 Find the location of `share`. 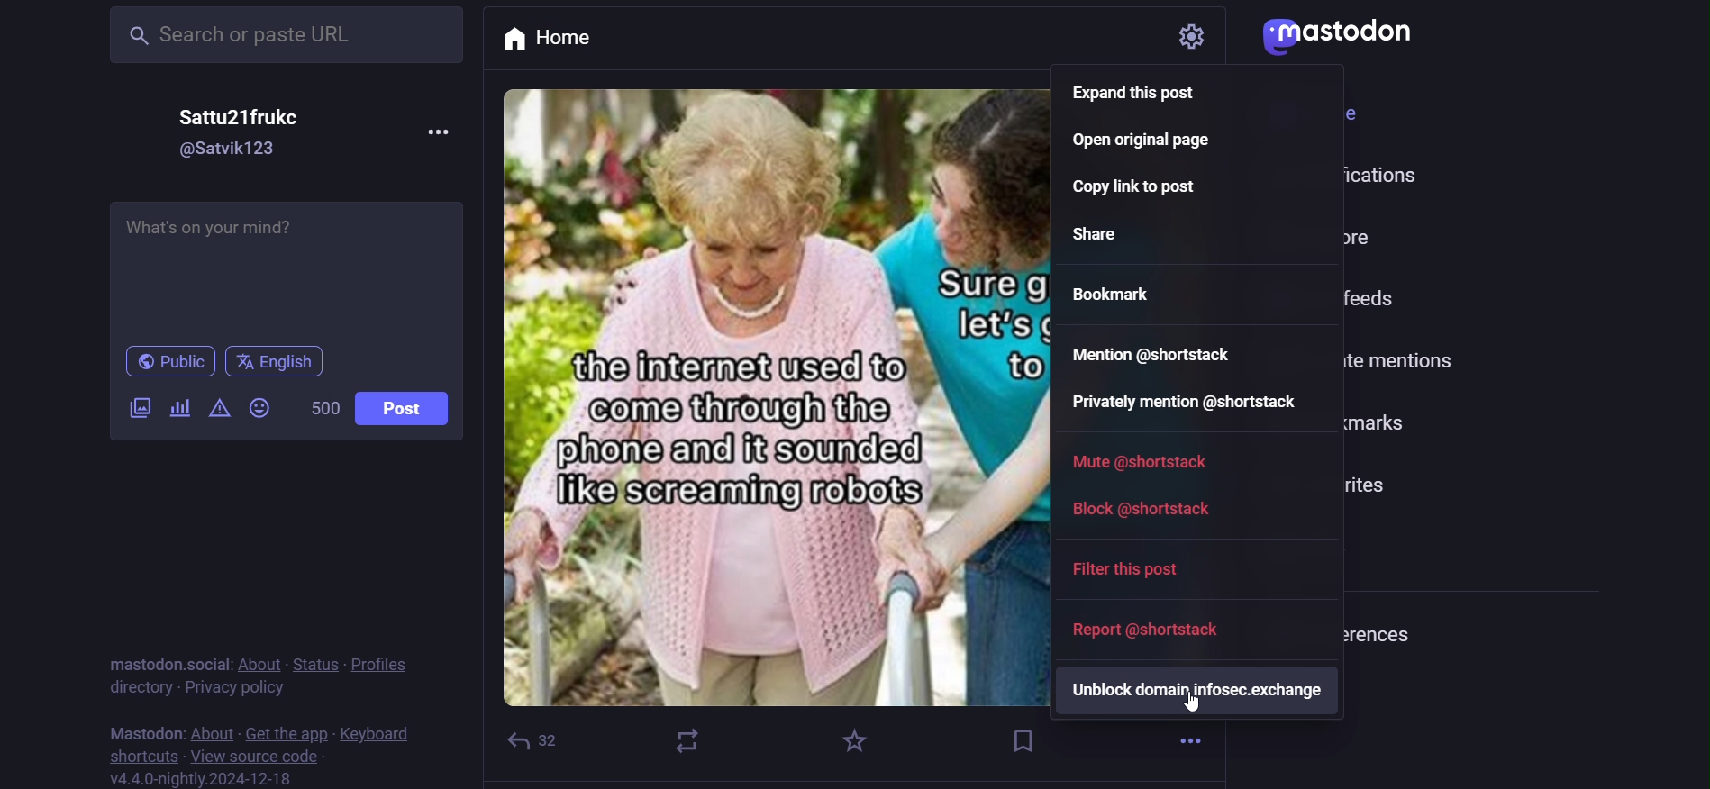

share is located at coordinates (1096, 236).